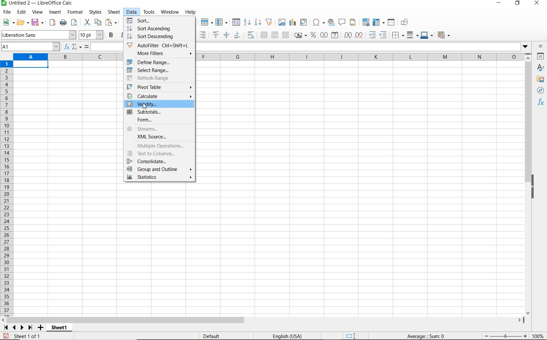 This screenshot has width=547, height=340. I want to click on format as percent, so click(313, 35).